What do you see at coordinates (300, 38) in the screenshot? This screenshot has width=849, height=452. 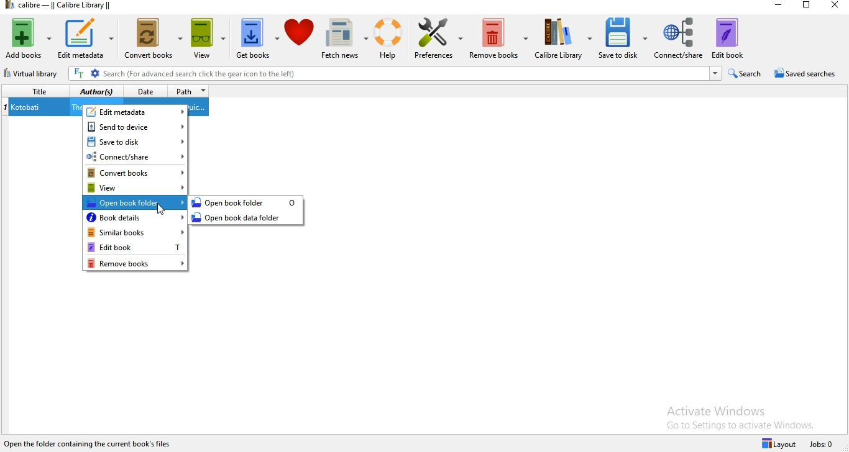 I see `donate to calibre` at bounding box center [300, 38].